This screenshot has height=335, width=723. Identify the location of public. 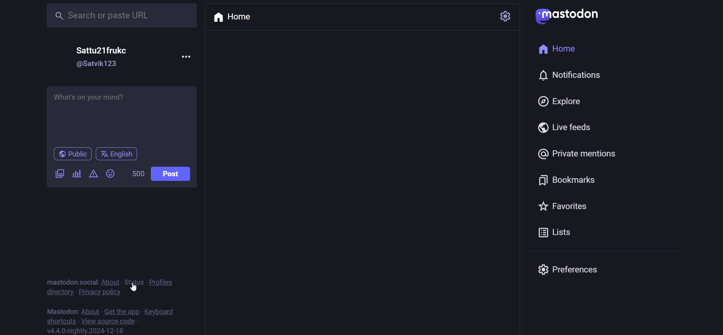
(72, 154).